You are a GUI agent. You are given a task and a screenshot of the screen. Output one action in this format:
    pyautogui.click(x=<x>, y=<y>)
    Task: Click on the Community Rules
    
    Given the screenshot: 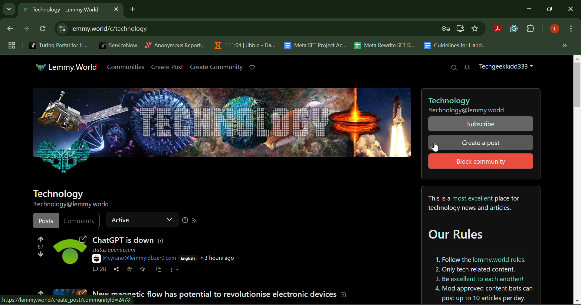 What is the action you would take?
    pyautogui.click(x=484, y=245)
    